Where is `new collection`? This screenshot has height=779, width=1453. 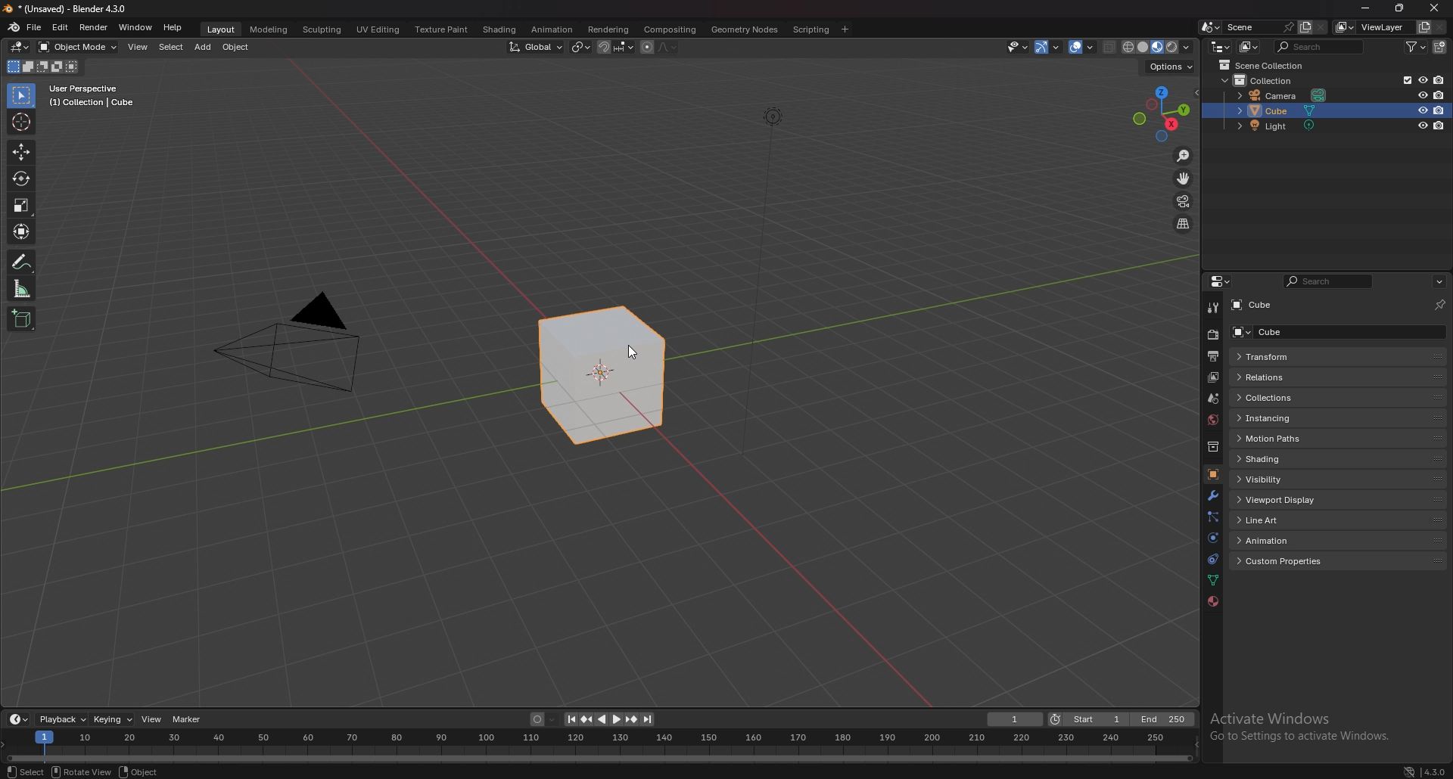
new collection is located at coordinates (1439, 47).